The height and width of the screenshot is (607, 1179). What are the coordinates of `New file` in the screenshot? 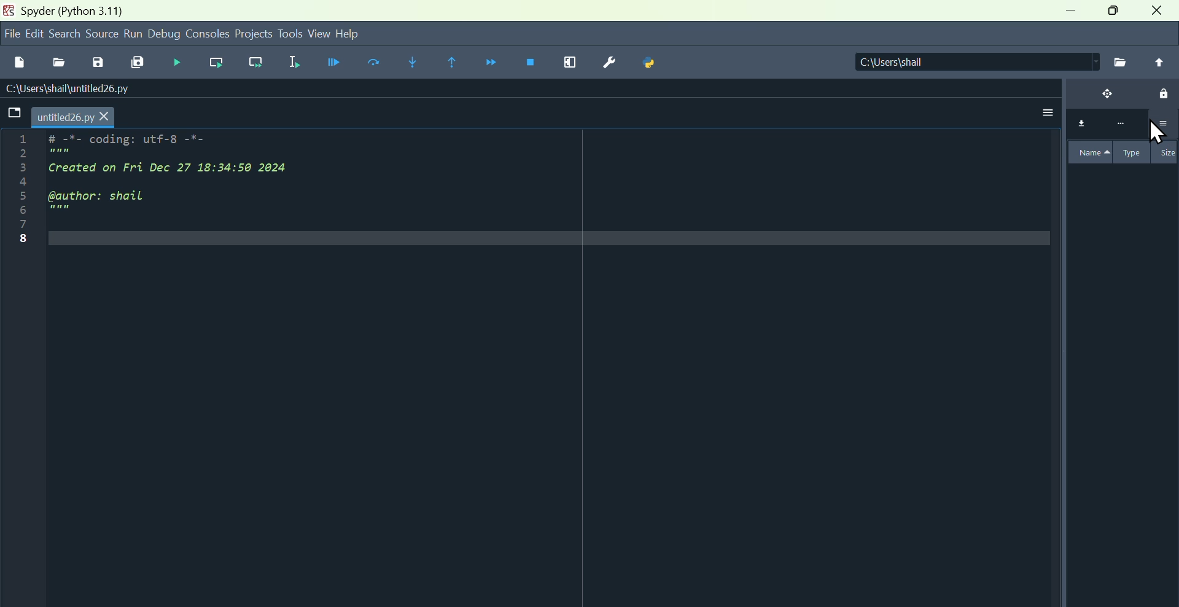 It's located at (19, 60).